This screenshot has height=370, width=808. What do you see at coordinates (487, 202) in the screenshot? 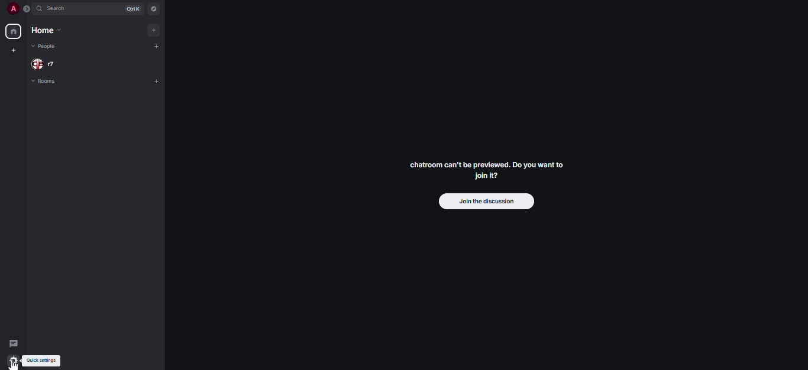
I see `join the discussion` at bounding box center [487, 202].